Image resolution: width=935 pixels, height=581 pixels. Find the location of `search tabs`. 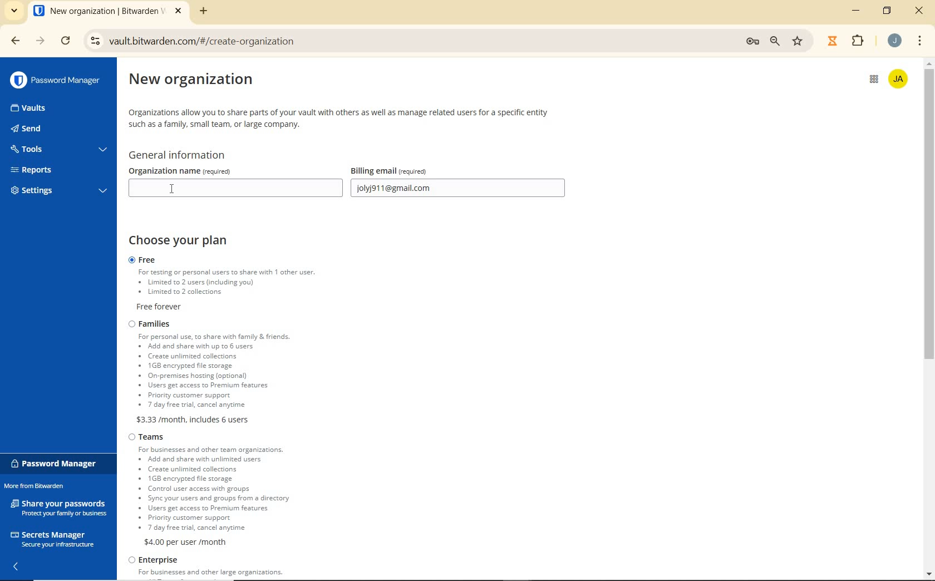

search tabs is located at coordinates (14, 12).